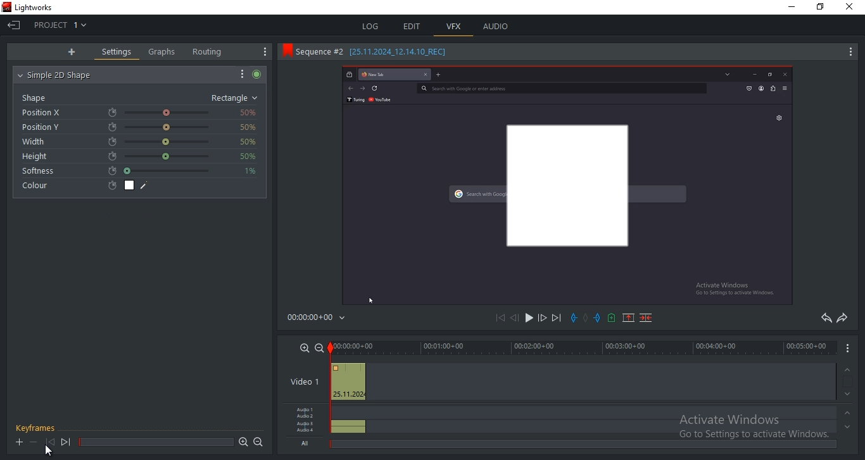 This screenshot has height=460, width=865. Describe the element at coordinates (413, 26) in the screenshot. I see `edit` at that location.